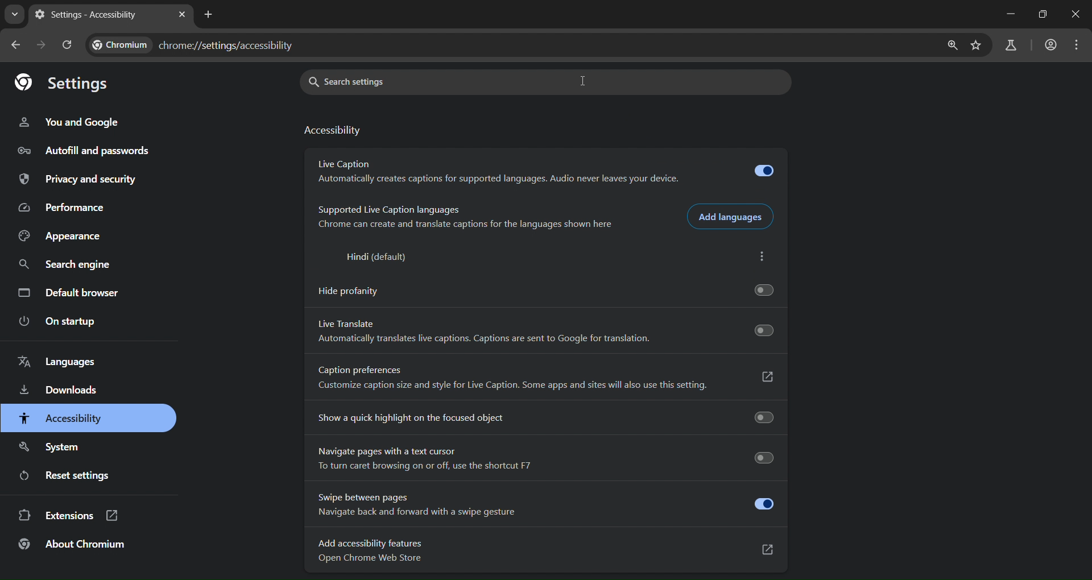 The height and width of the screenshot is (580, 1092). What do you see at coordinates (208, 14) in the screenshot?
I see `new tab` at bounding box center [208, 14].